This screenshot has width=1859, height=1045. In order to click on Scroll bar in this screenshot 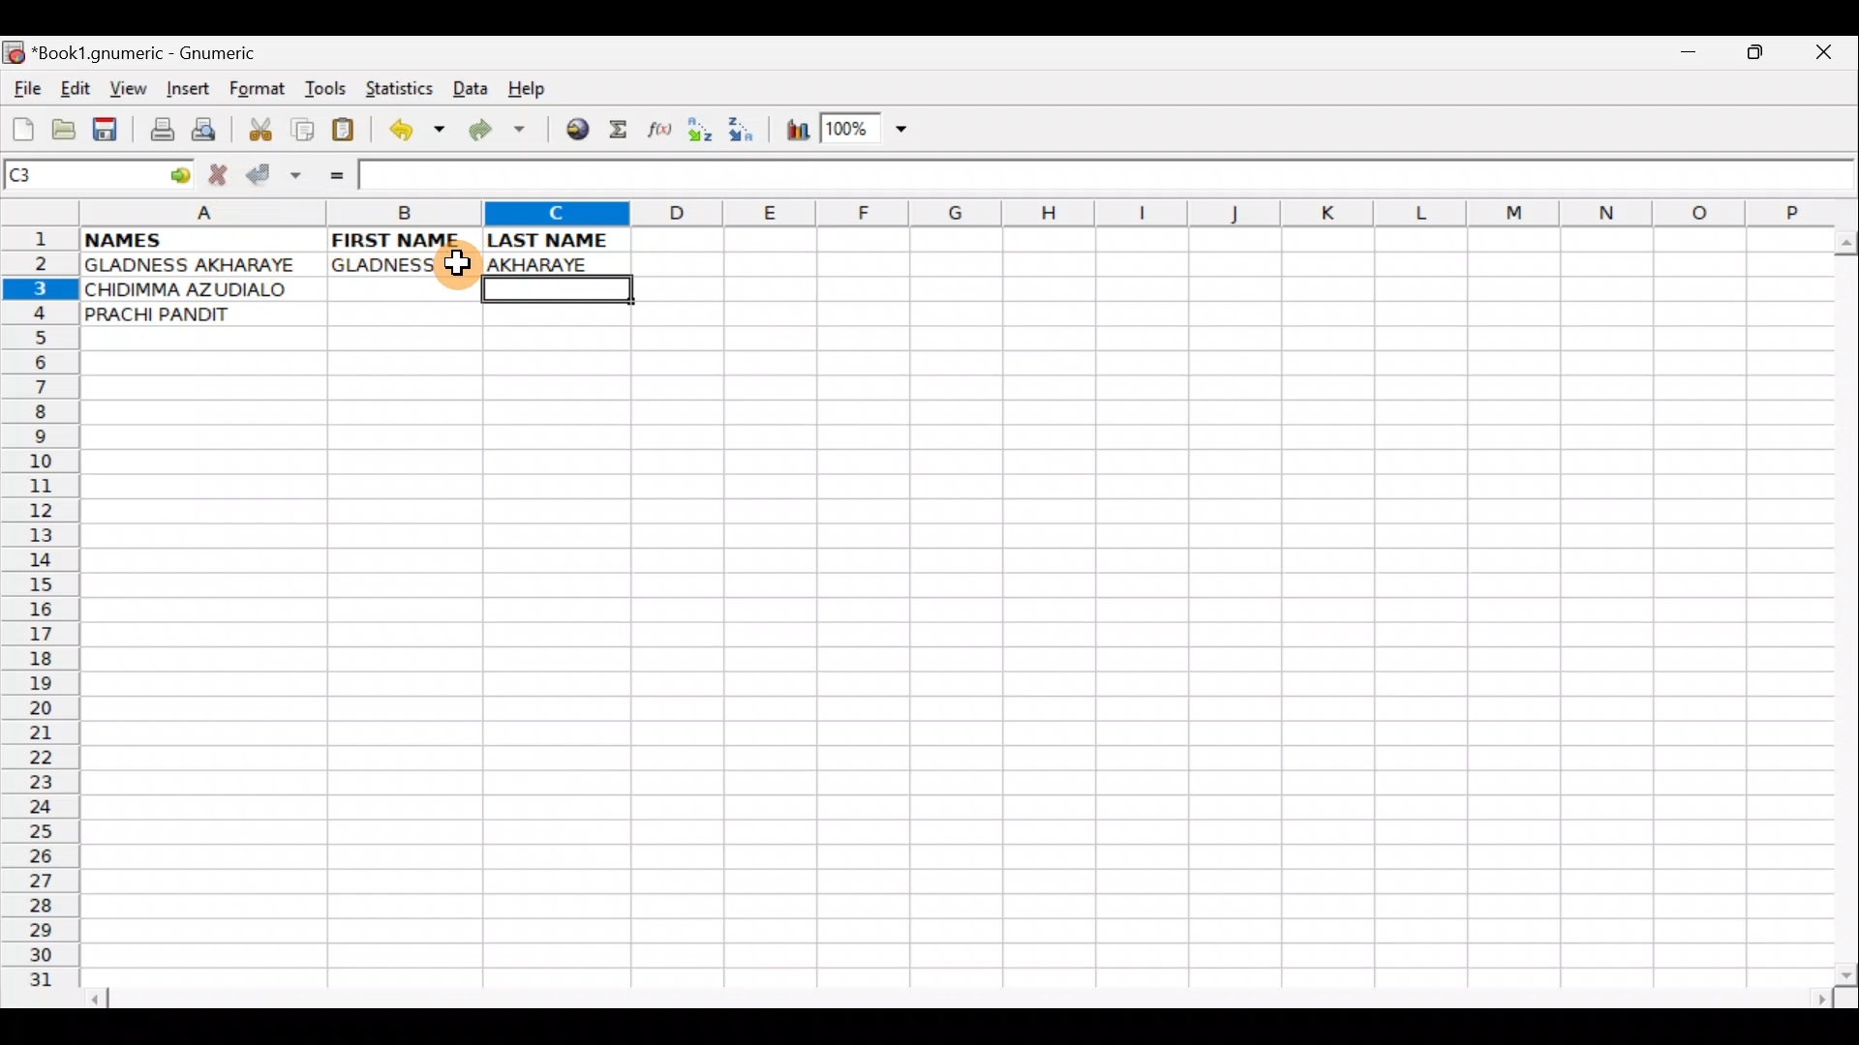, I will do `click(1842, 604)`.